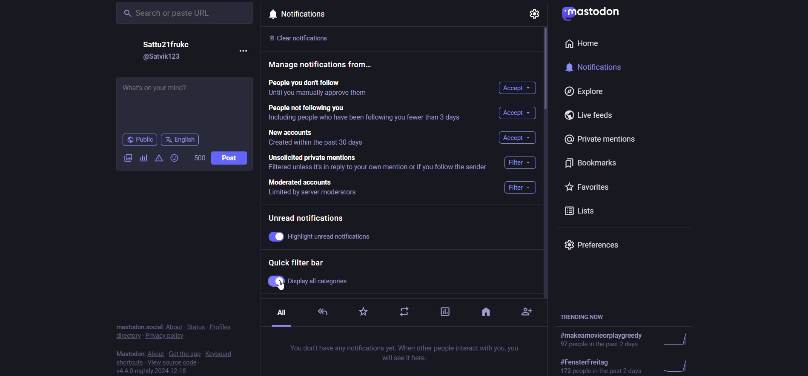 This screenshot has width=808, height=376. What do you see at coordinates (323, 237) in the screenshot?
I see `highlight unread notification` at bounding box center [323, 237].